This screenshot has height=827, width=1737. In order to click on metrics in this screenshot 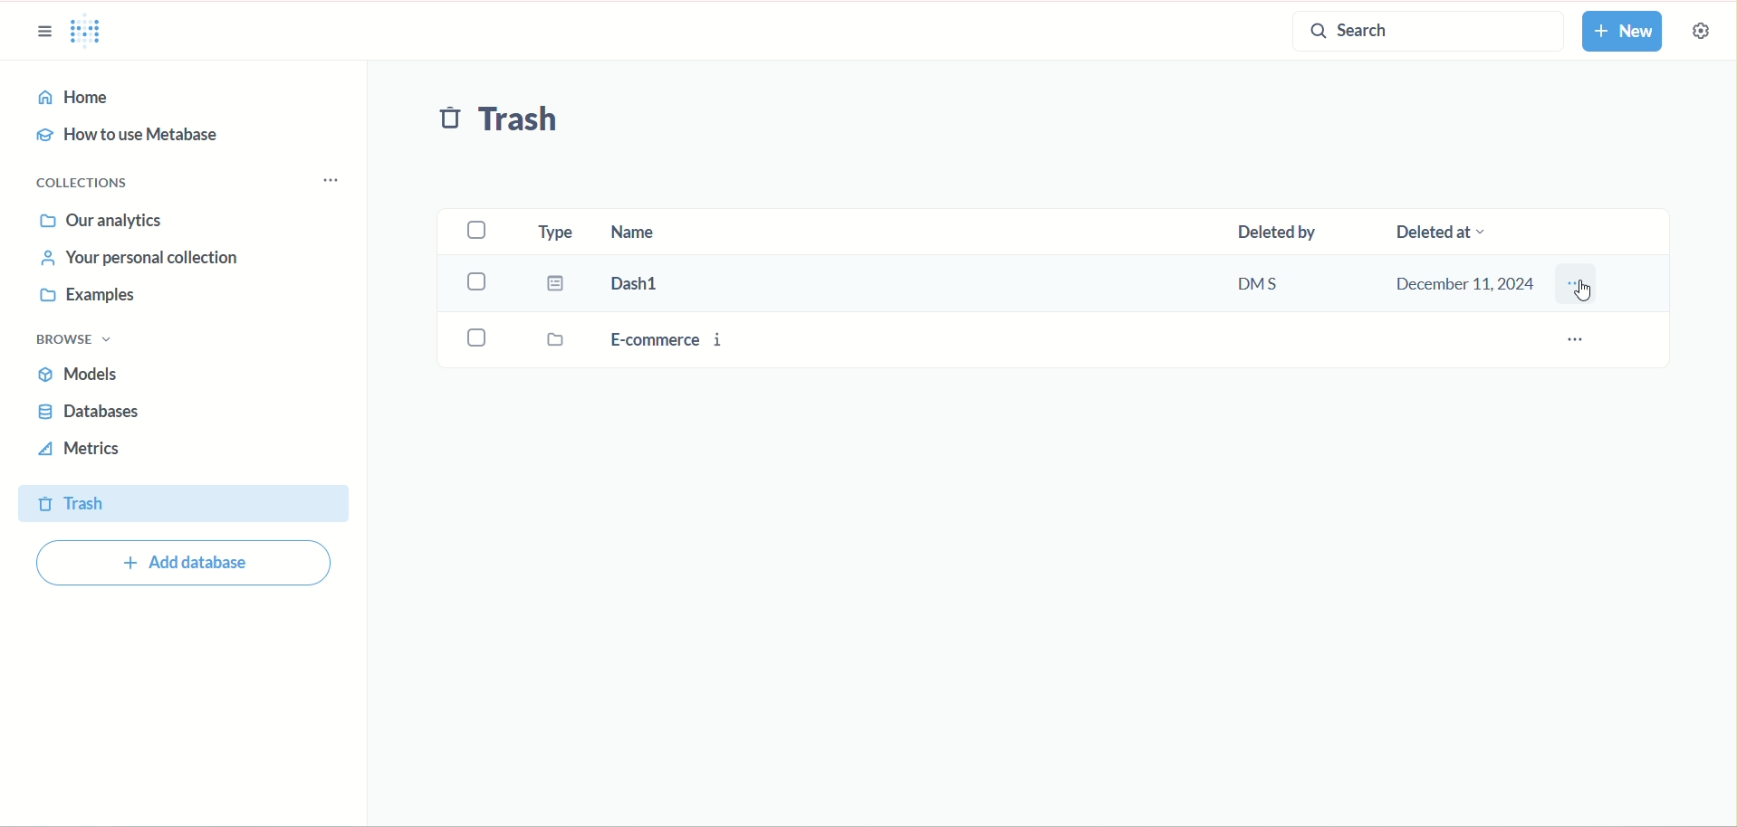, I will do `click(86, 450)`.